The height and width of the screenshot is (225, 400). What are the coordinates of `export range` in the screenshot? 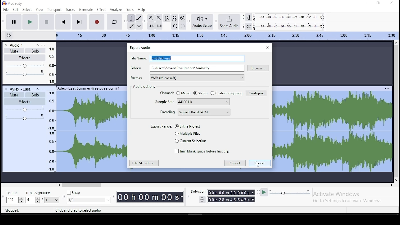 It's located at (161, 126).